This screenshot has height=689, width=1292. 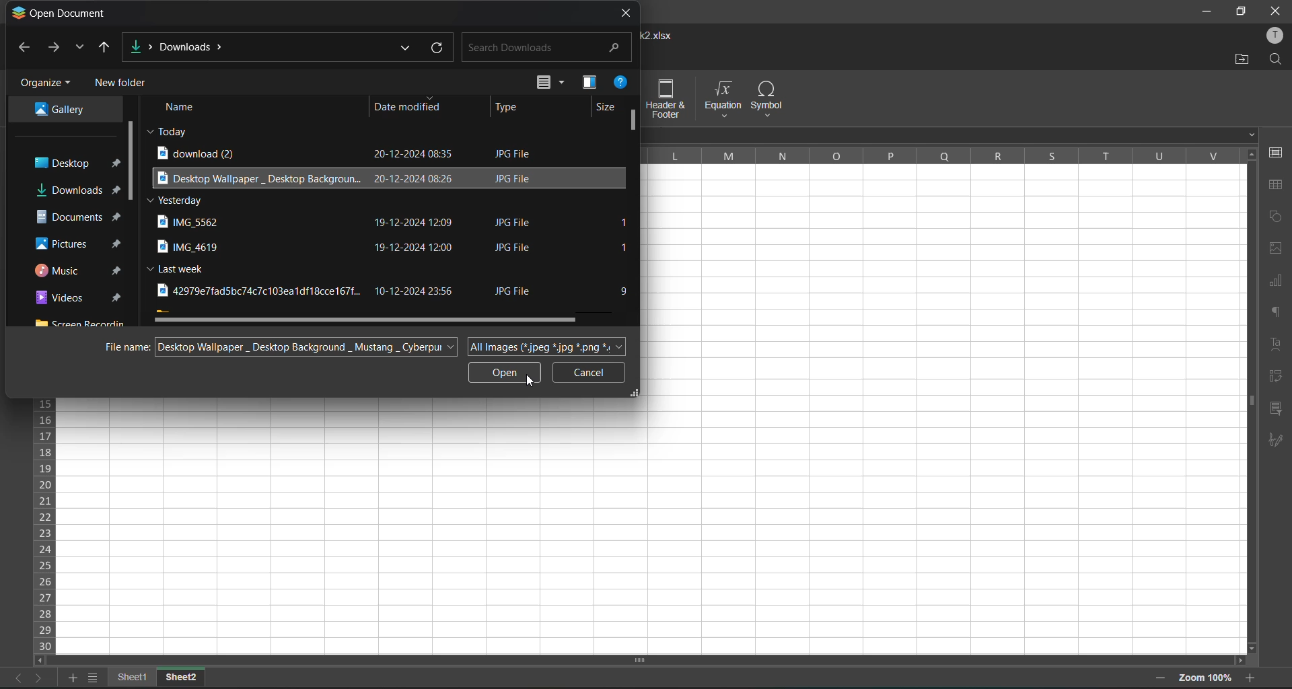 What do you see at coordinates (137, 676) in the screenshot?
I see `sheet names` at bounding box center [137, 676].